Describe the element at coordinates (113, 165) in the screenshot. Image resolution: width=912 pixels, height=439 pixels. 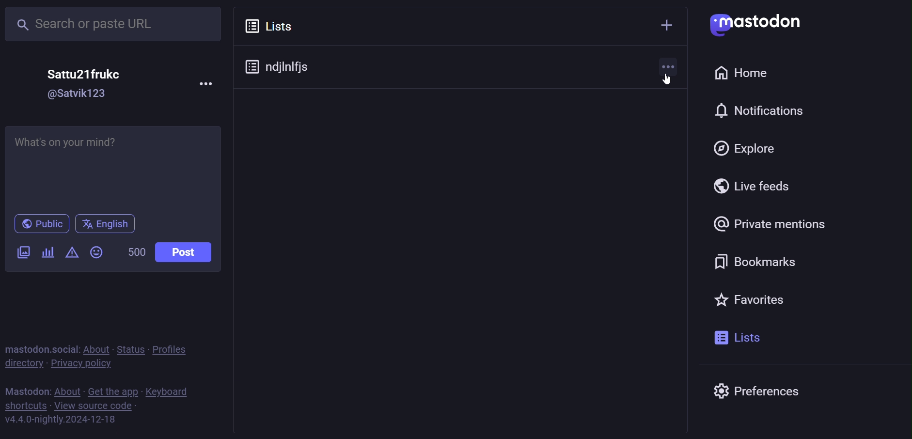
I see `Whats on your mind` at that location.